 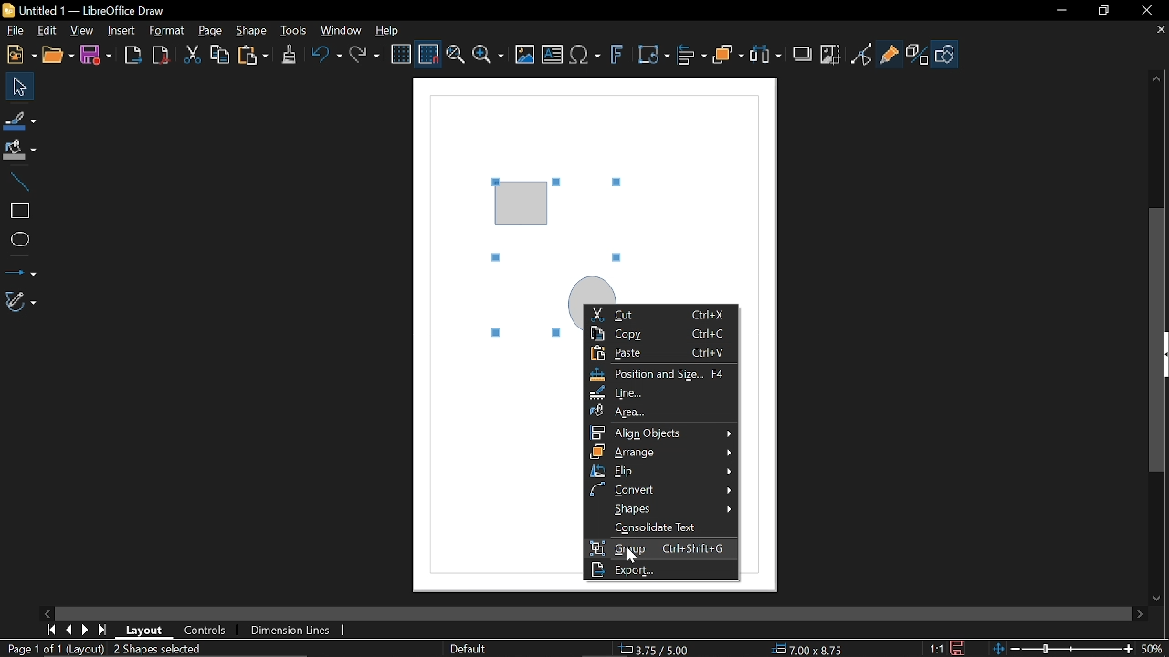 What do you see at coordinates (1152, 338) in the screenshot?
I see `vertical scroll` at bounding box center [1152, 338].